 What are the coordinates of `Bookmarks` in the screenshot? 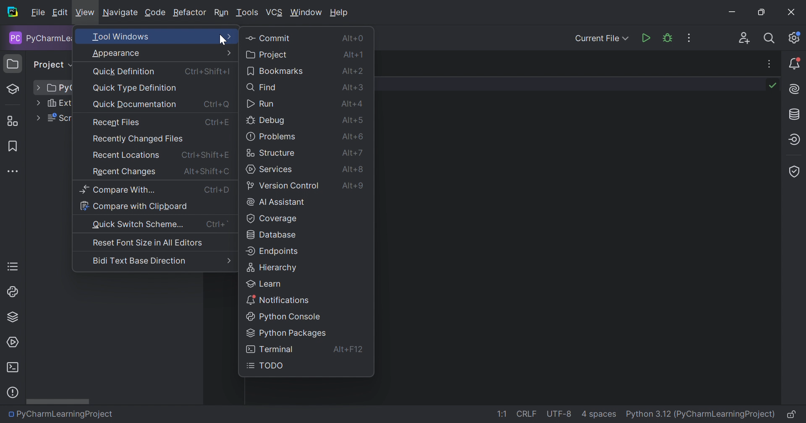 It's located at (275, 70).